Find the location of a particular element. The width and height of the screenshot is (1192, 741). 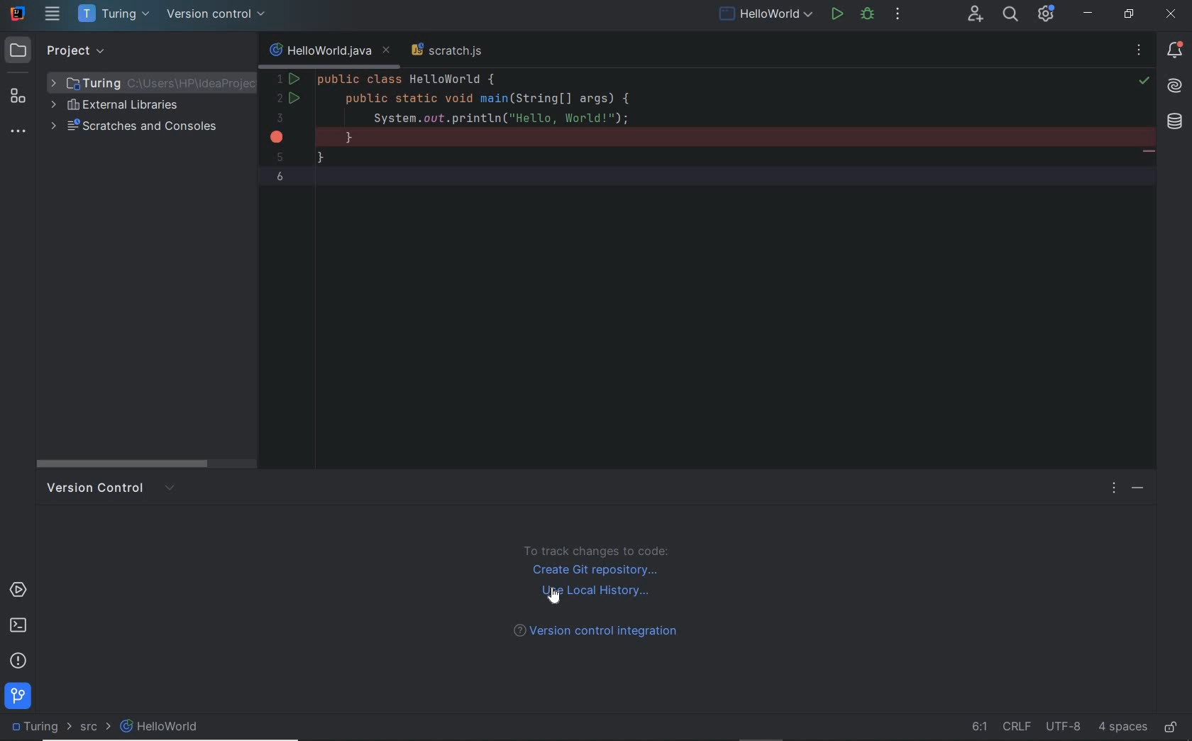

3 is located at coordinates (279, 118).